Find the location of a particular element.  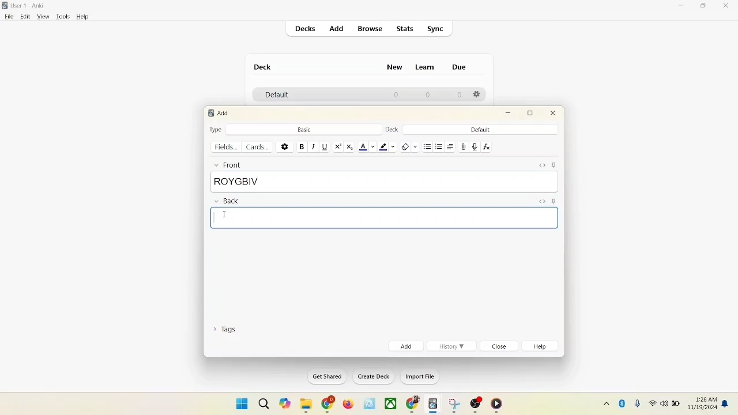

Options is located at coordinates (478, 95).